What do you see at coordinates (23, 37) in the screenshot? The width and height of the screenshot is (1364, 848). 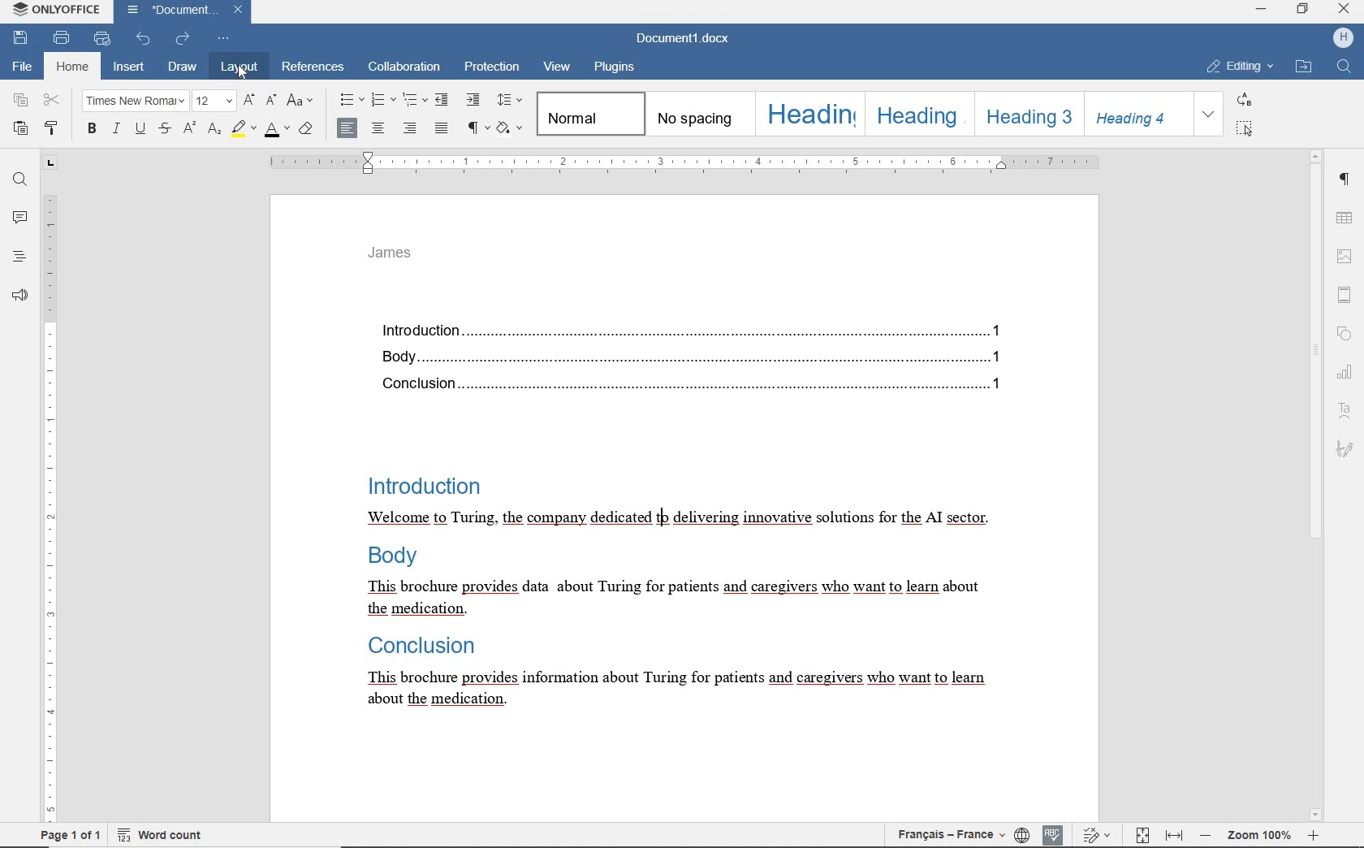 I see `save` at bounding box center [23, 37].